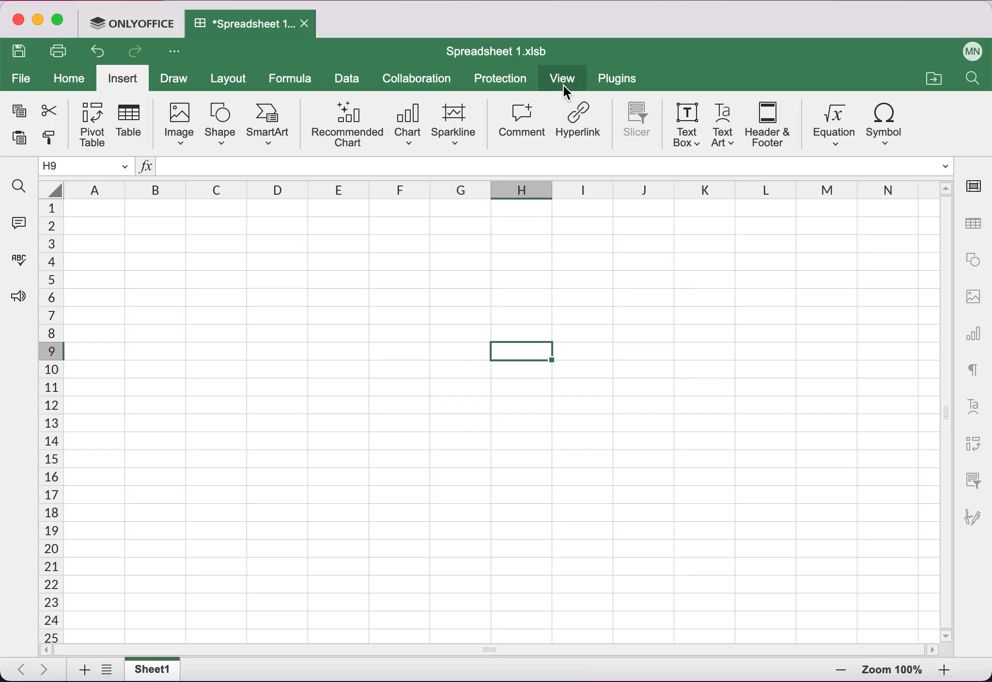  I want to click on table, so click(133, 122).